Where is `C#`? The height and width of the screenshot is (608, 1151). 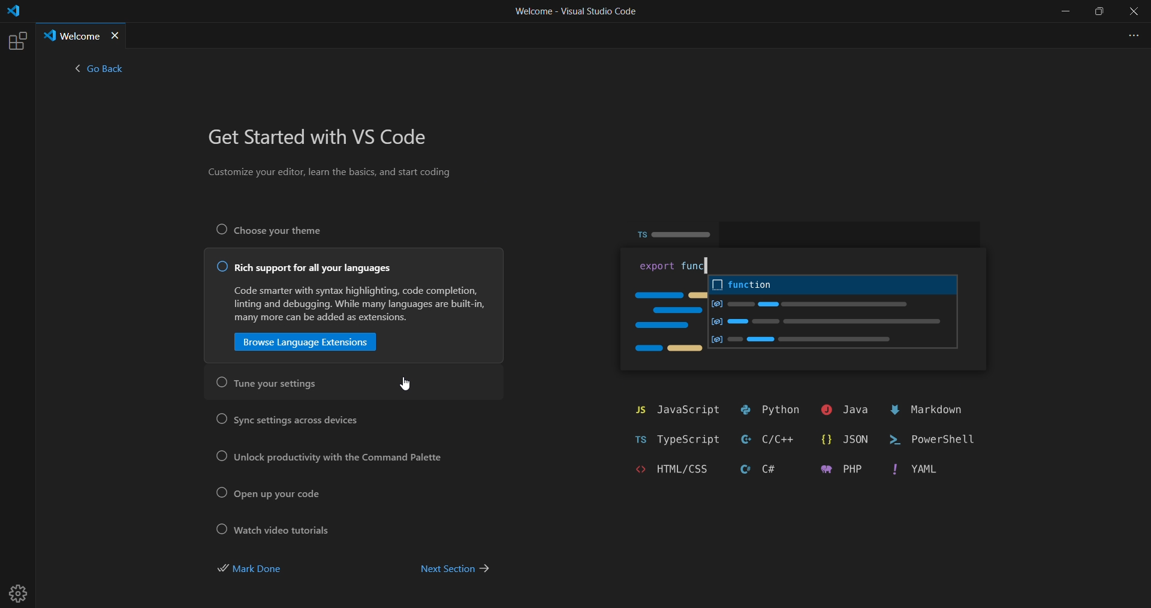
C# is located at coordinates (751, 469).